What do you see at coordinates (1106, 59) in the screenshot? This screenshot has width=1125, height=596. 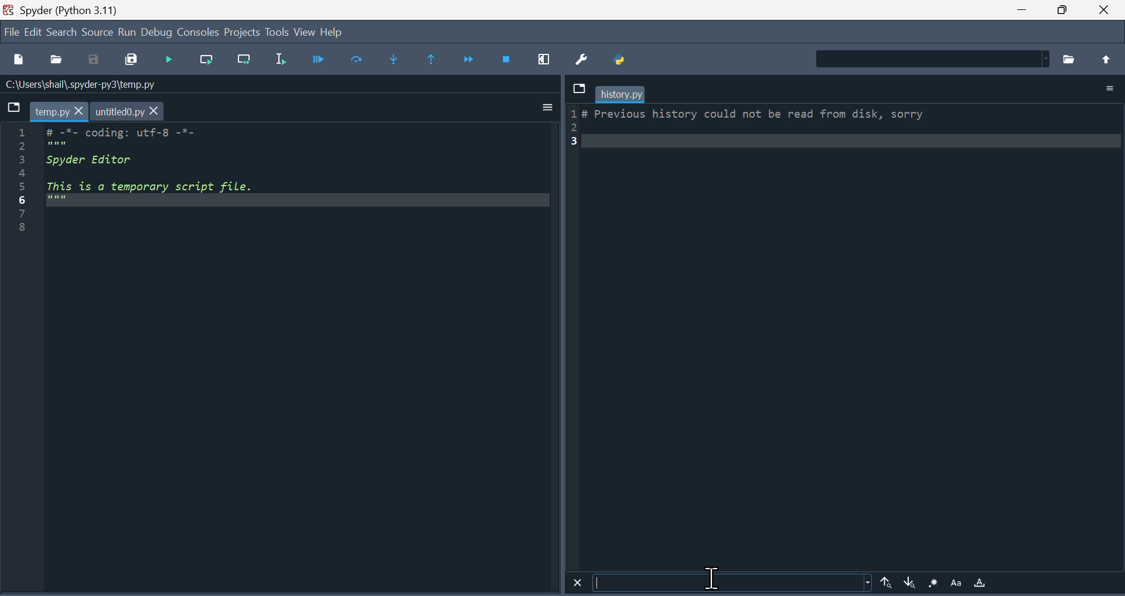 I see `move up` at bounding box center [1106, 59].